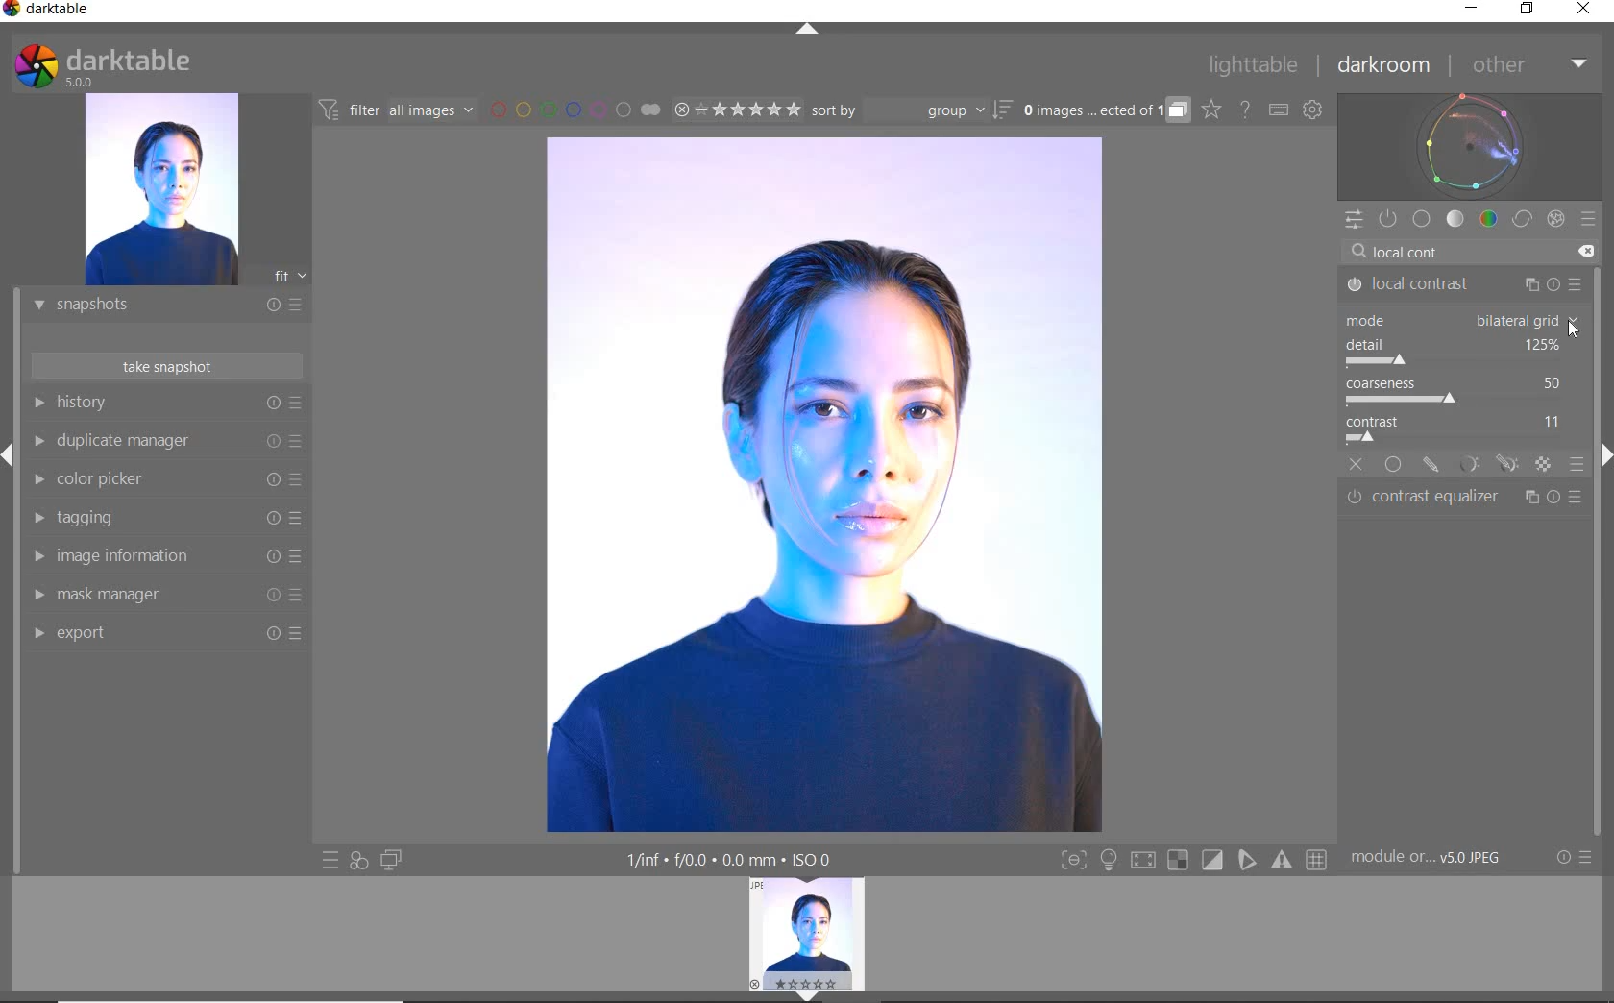 This screenshot has width=1614, height=1003. What do you see at coordinates (391, 860) in the screenshot?
I see `DISPLAY A SECOND DARKROOM IMAGE WINDOW` at bounding box center [391, 860].